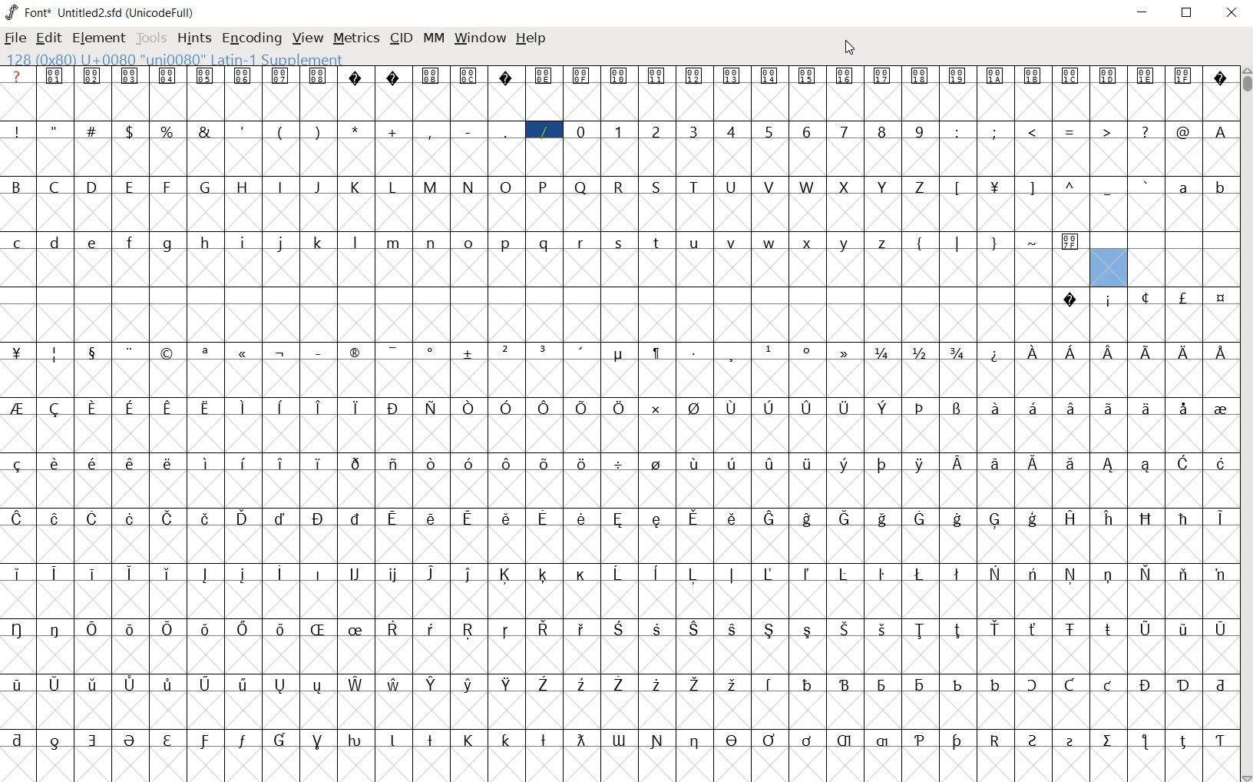  Describe the element at coordinates (656, 409) in the screenshot. I see `glyph` at that location.